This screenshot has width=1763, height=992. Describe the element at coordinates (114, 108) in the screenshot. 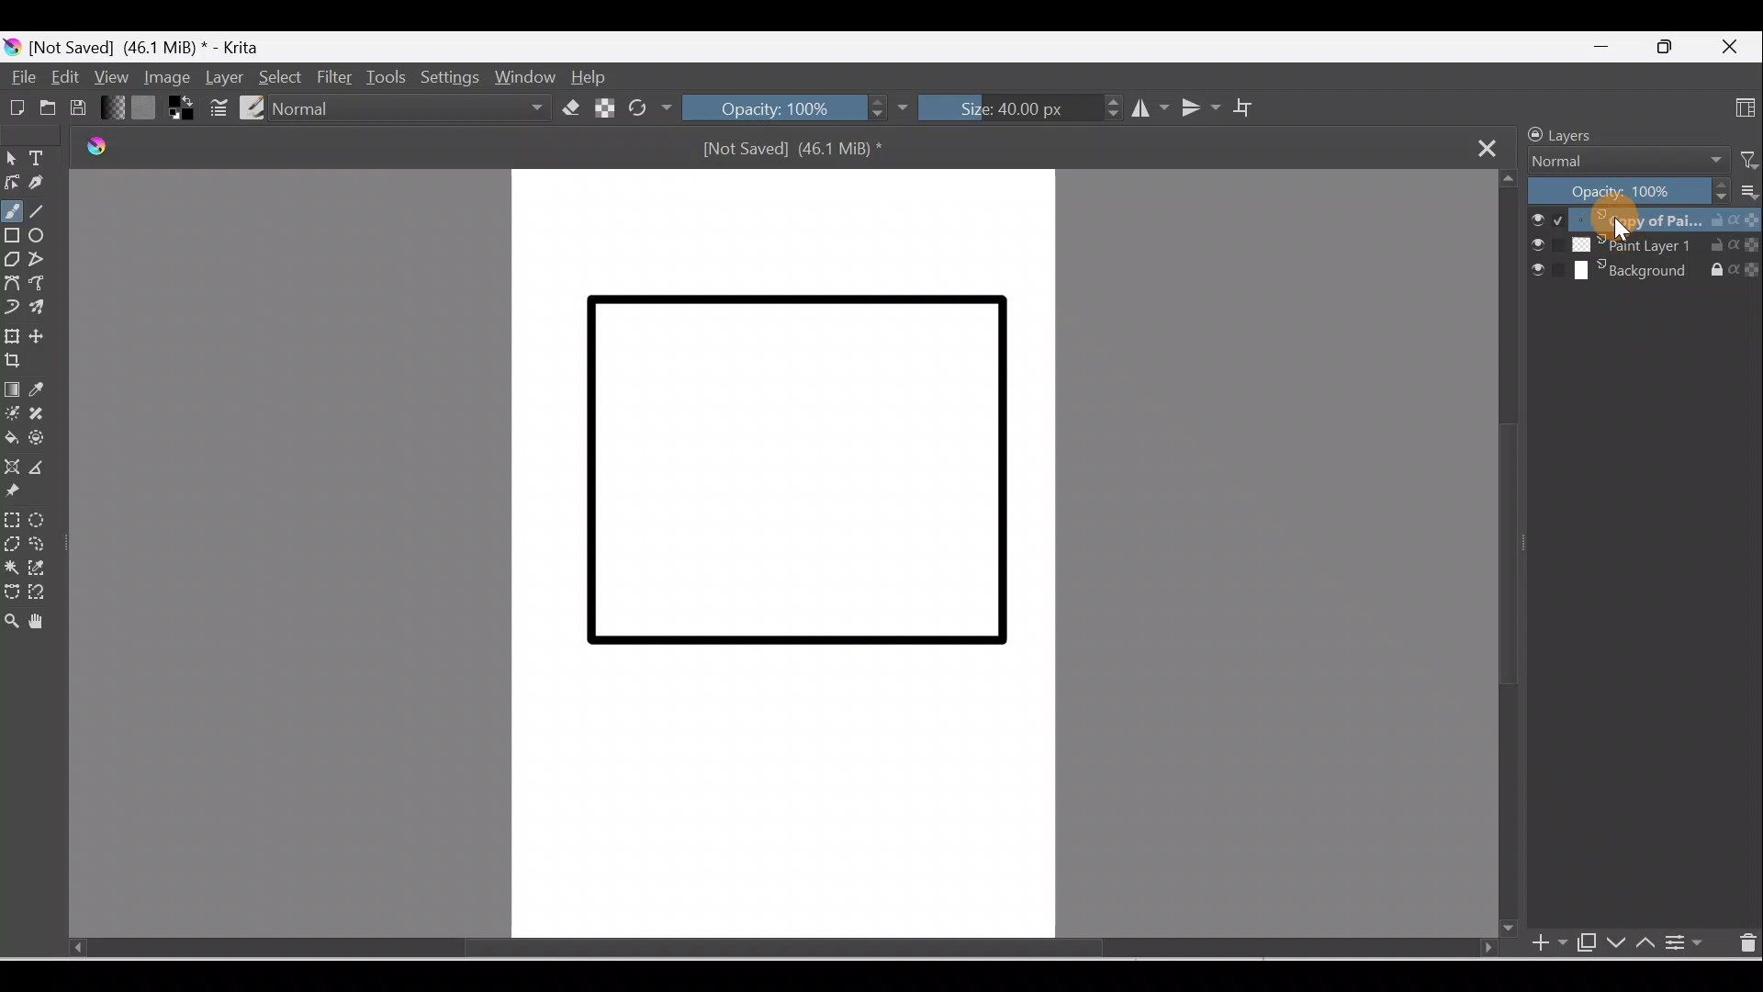

I see `Fill gradients` at that location.